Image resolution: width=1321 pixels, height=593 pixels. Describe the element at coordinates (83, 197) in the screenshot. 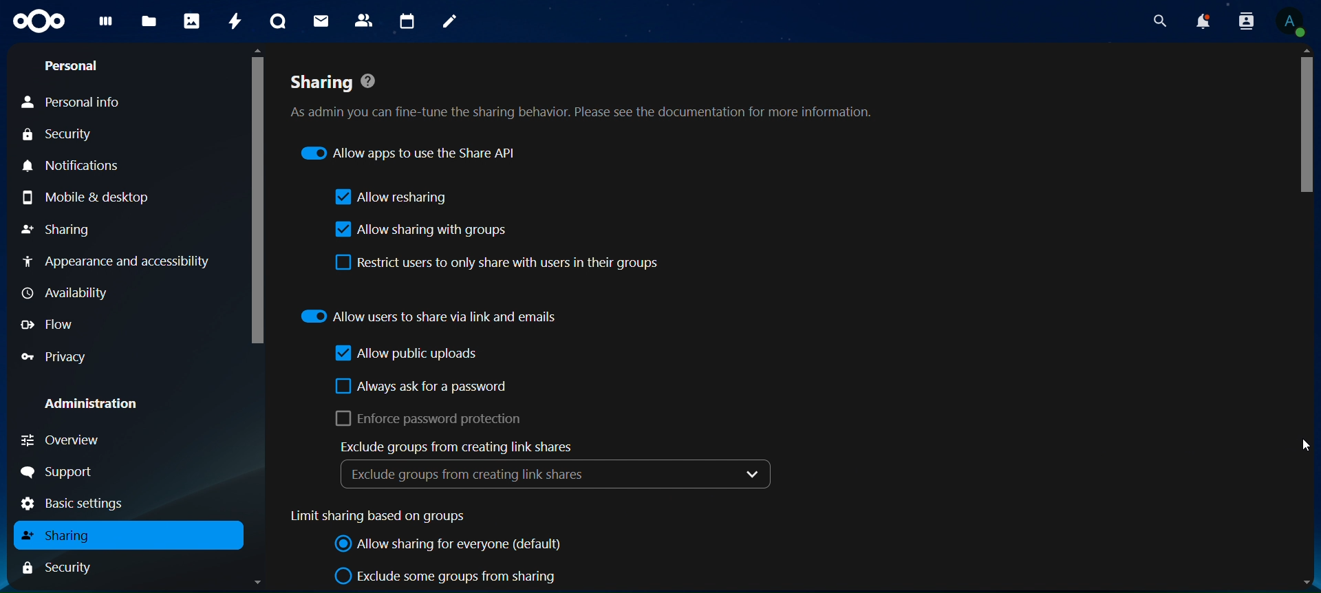

I see `mobile & desktop` at that location.